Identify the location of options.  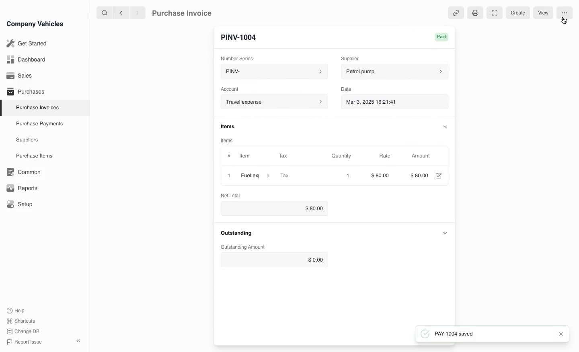
(565, 12).